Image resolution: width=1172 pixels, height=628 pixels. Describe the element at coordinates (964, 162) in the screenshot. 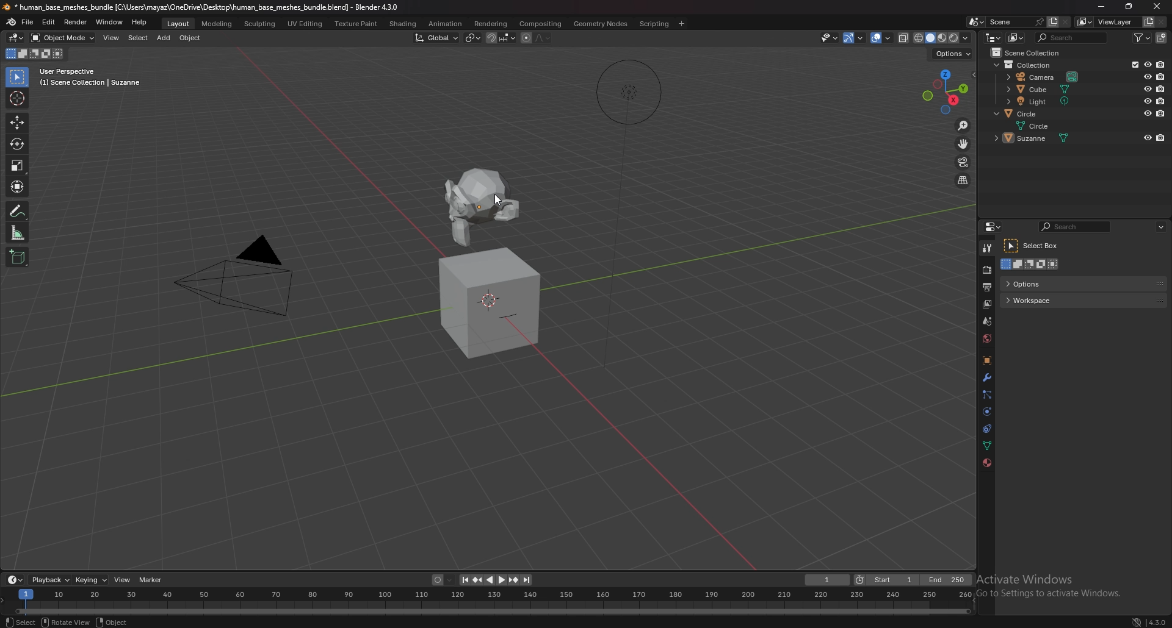

I see `camera view` at that location.